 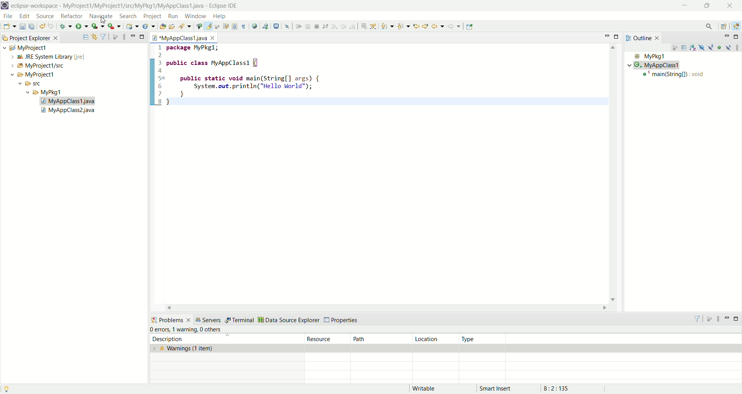 What do you see at coordinates (71, 17) in the screenshot?
I see `refactor` at bounding box center [71, 17].